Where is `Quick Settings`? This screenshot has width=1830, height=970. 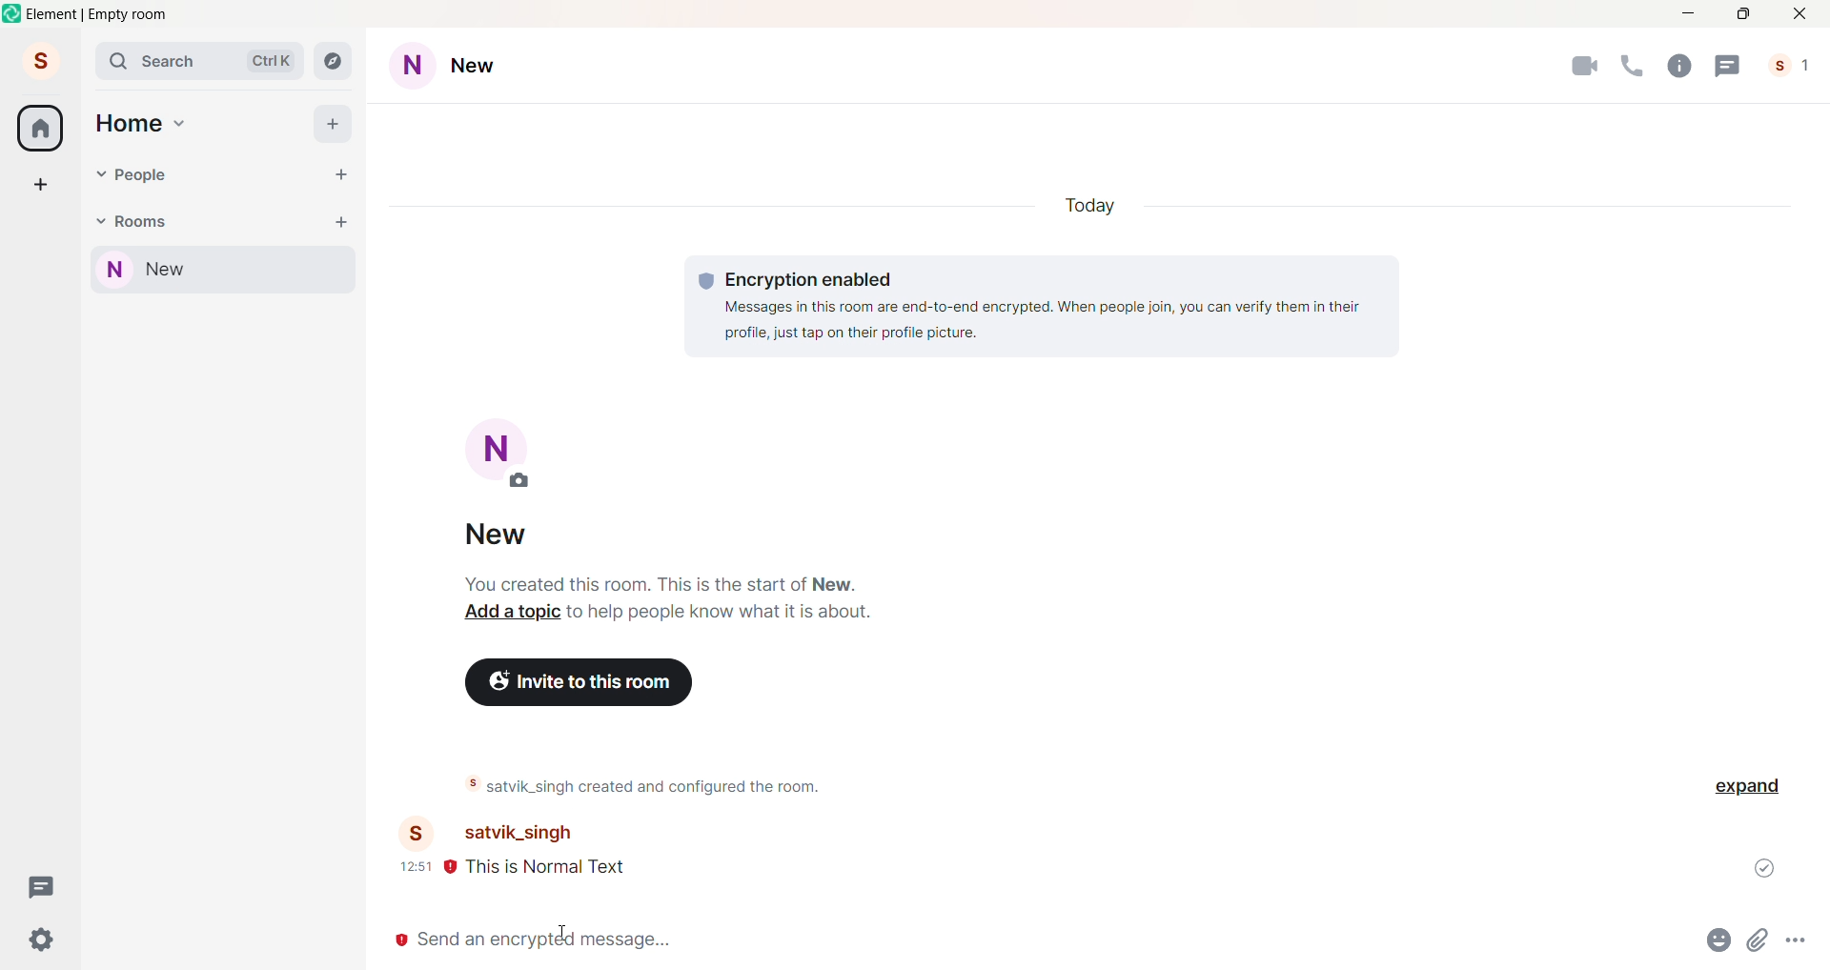
Quick Settings is located at coordinates (42, 939).